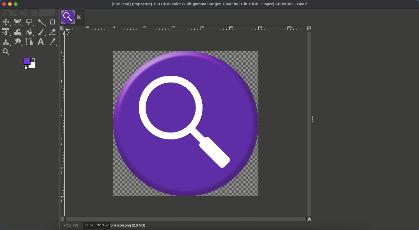 This screenshot has height=230, width=419. I want to click on Coordinates, so click(71, 225).